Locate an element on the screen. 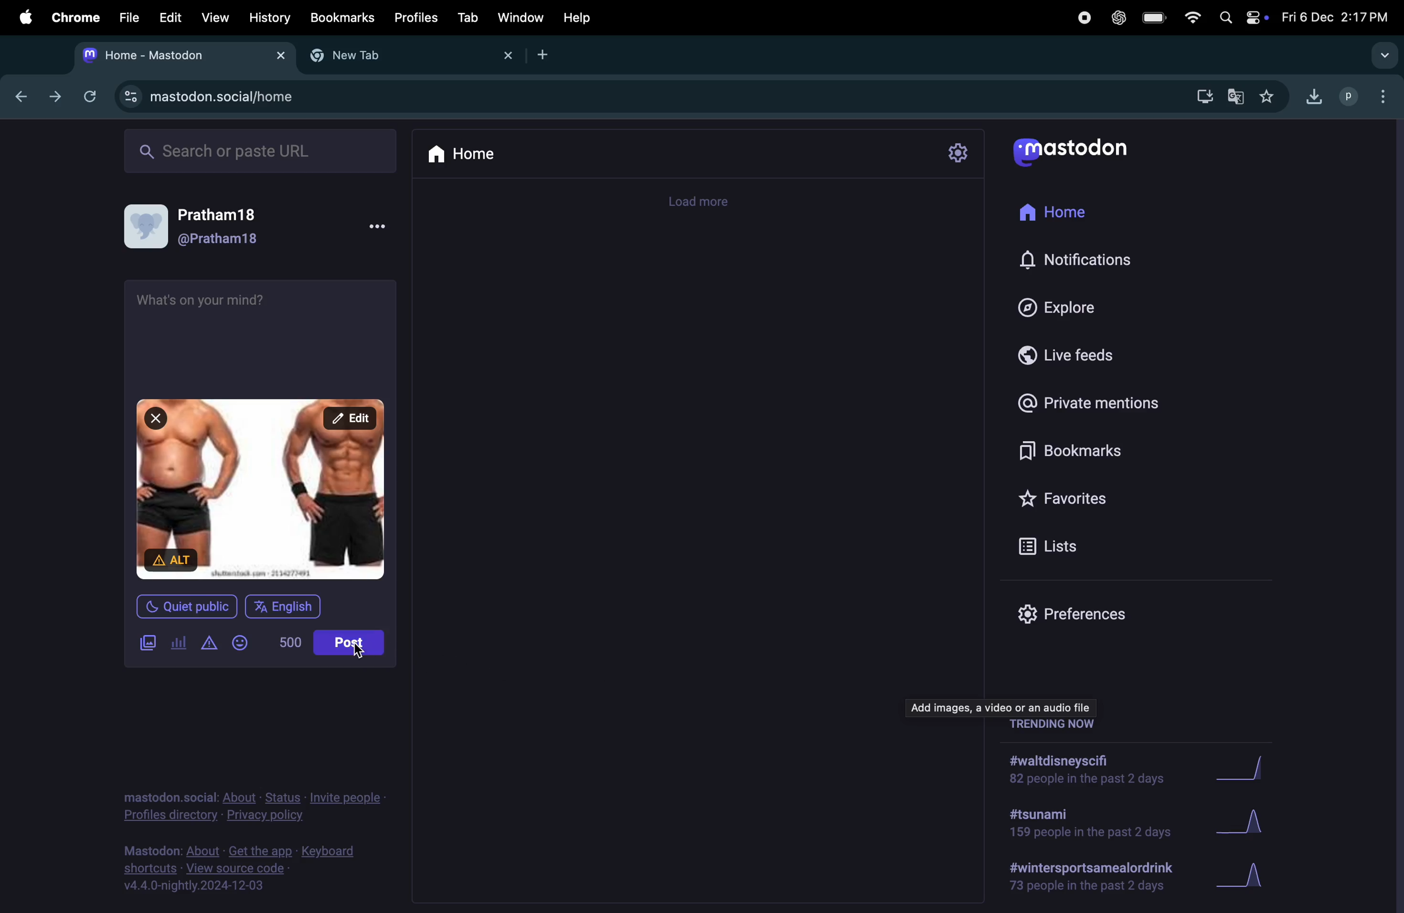 This screenshot has height=913, width=1404. chrome is located at coordinates (74, 18).